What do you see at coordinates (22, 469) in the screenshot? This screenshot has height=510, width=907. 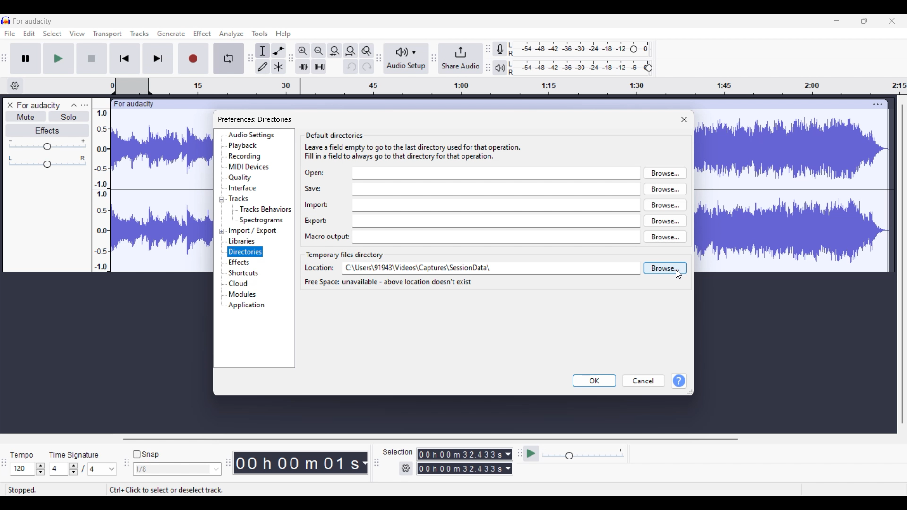 I see `Input tempo` at bounding box center [22, 469].